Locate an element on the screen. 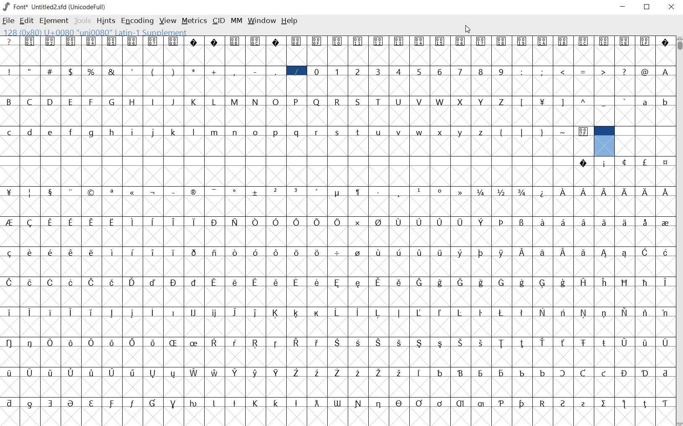 The height and width of the screenshot is (426, 683). Symbol is located at coordinates (215, 282).